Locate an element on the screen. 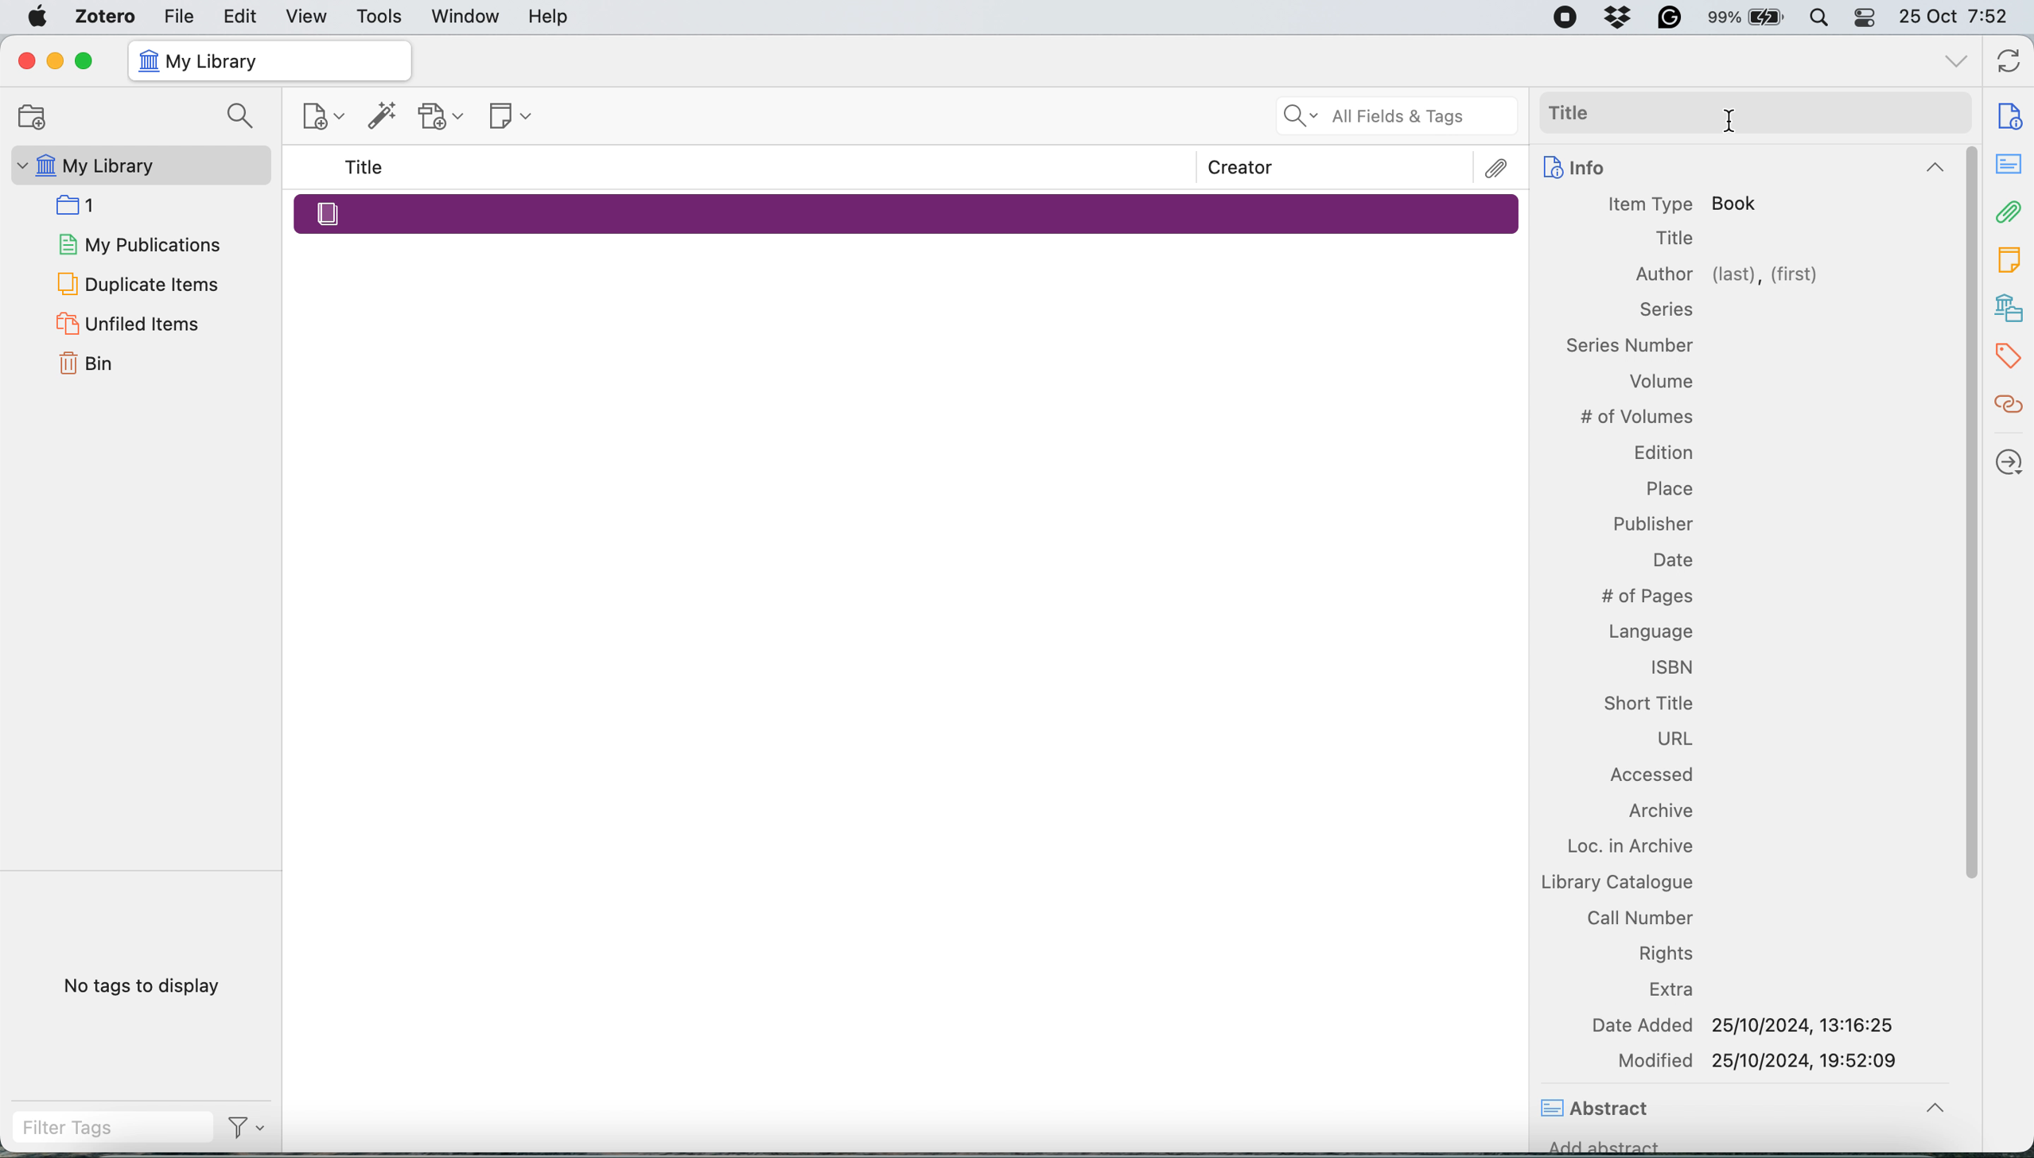  Abstract is located at coordinates (1599, 1110).